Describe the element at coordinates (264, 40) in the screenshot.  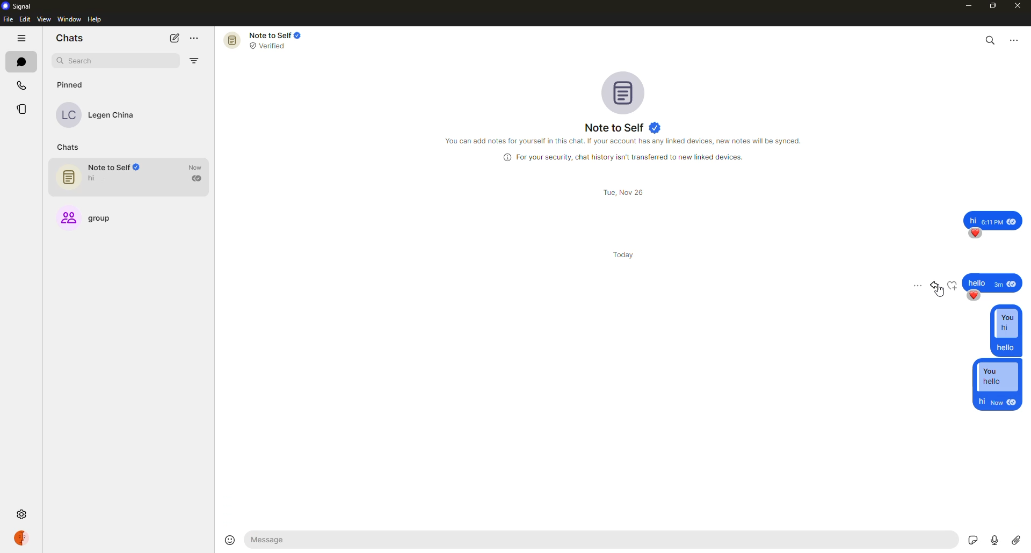
I see `note to self` at that location.